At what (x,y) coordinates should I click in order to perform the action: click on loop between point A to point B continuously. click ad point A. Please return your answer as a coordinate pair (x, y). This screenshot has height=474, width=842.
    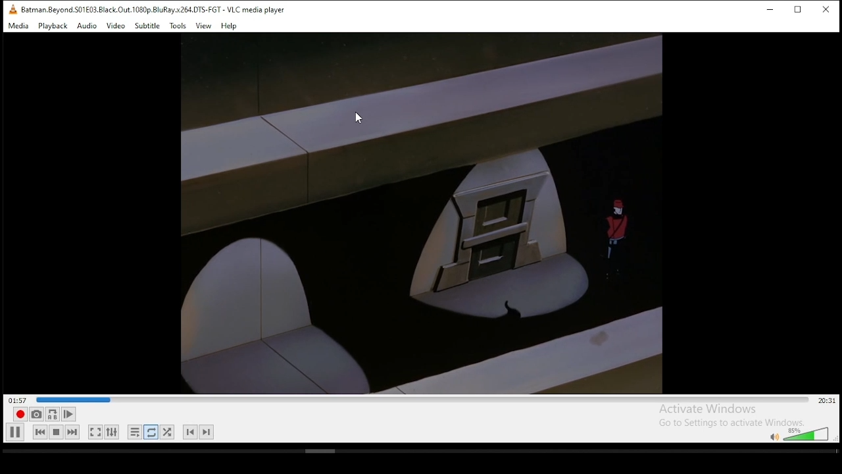
    Looking at the image, I should click on (53, 414).